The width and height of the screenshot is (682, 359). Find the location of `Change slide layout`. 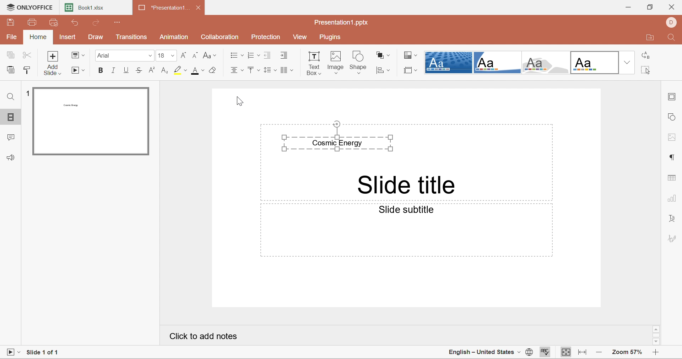

Change slide layout is located at coordinates (78, 55).